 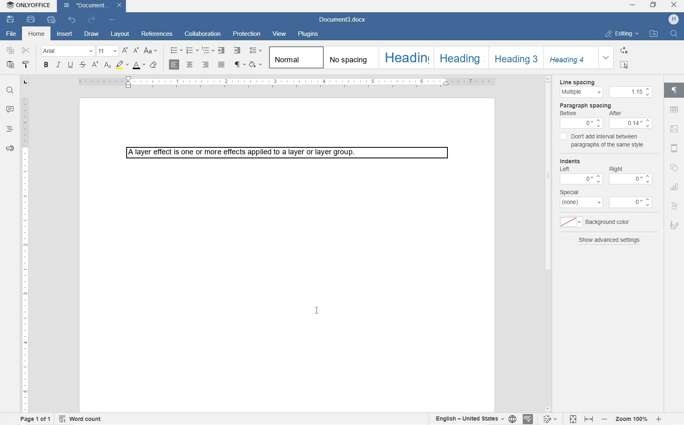 I want to click on REFERENCES, so click(x=157, y=34).